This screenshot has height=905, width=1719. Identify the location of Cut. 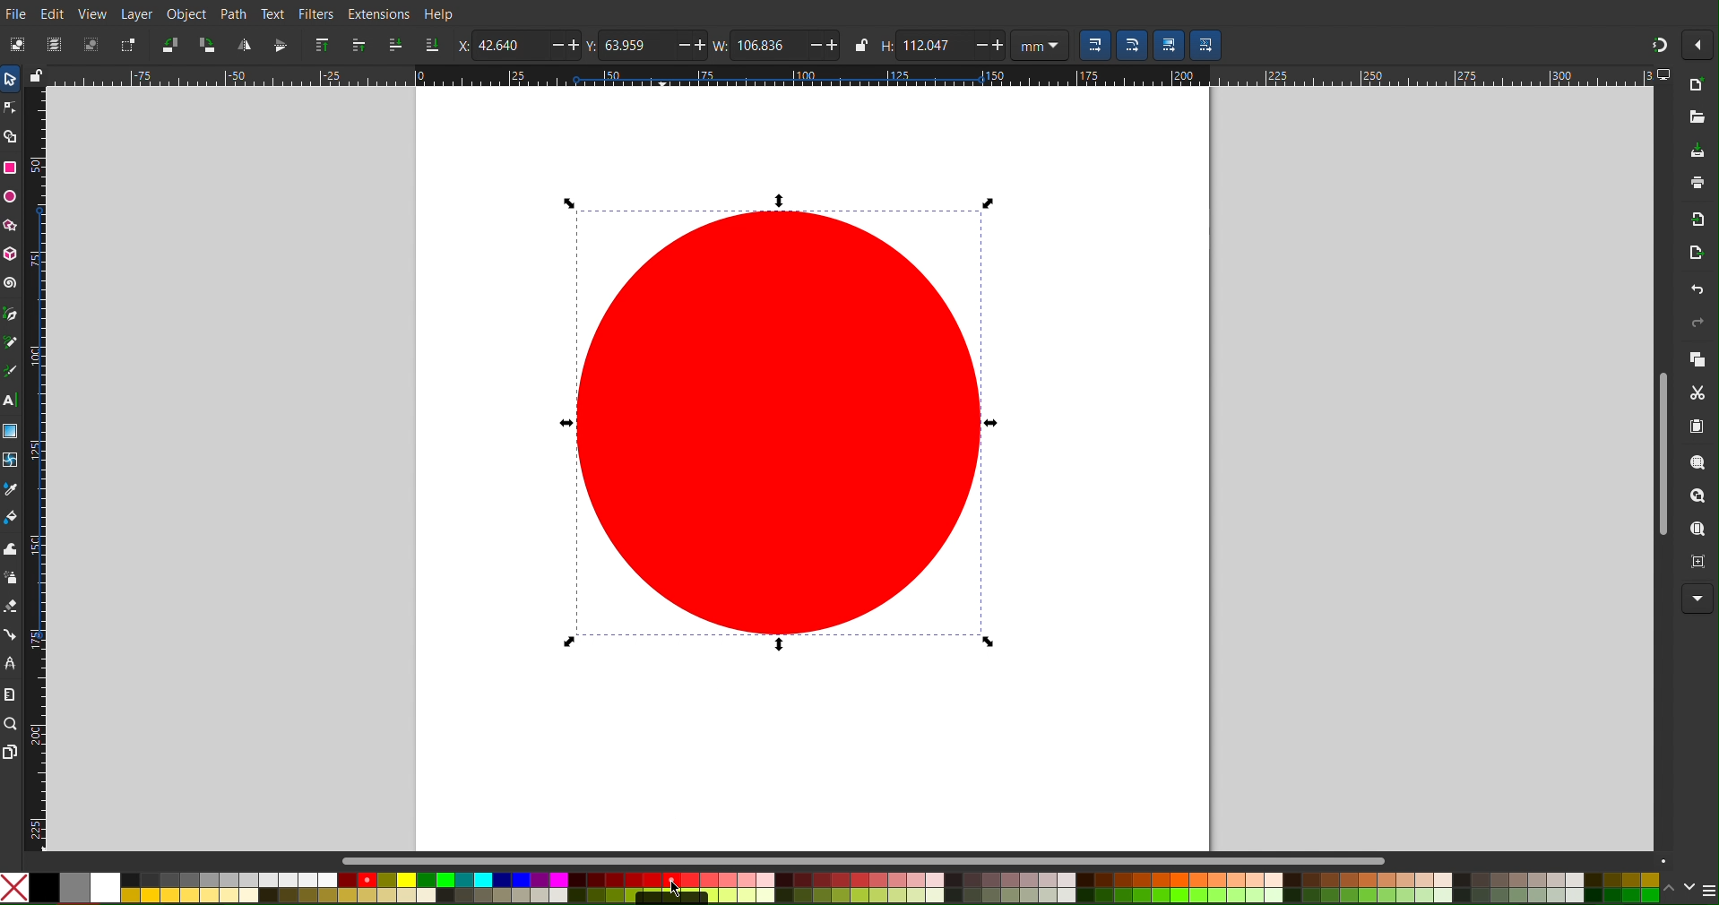
(1697, 392).